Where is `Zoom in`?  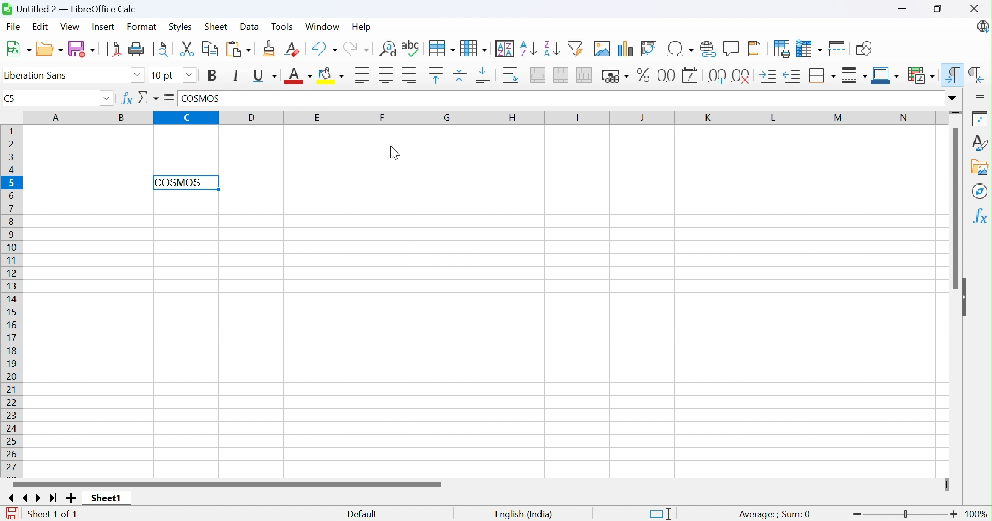 Zoom in is located at coordinates (953, 515).